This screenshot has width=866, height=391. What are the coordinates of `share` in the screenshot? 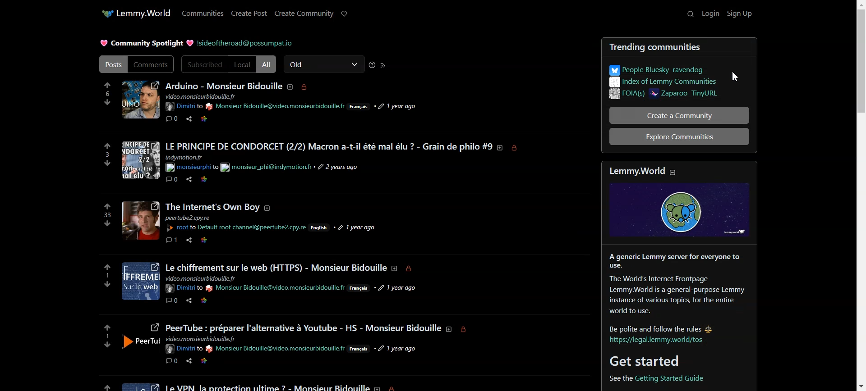 It's located at (189, 241).